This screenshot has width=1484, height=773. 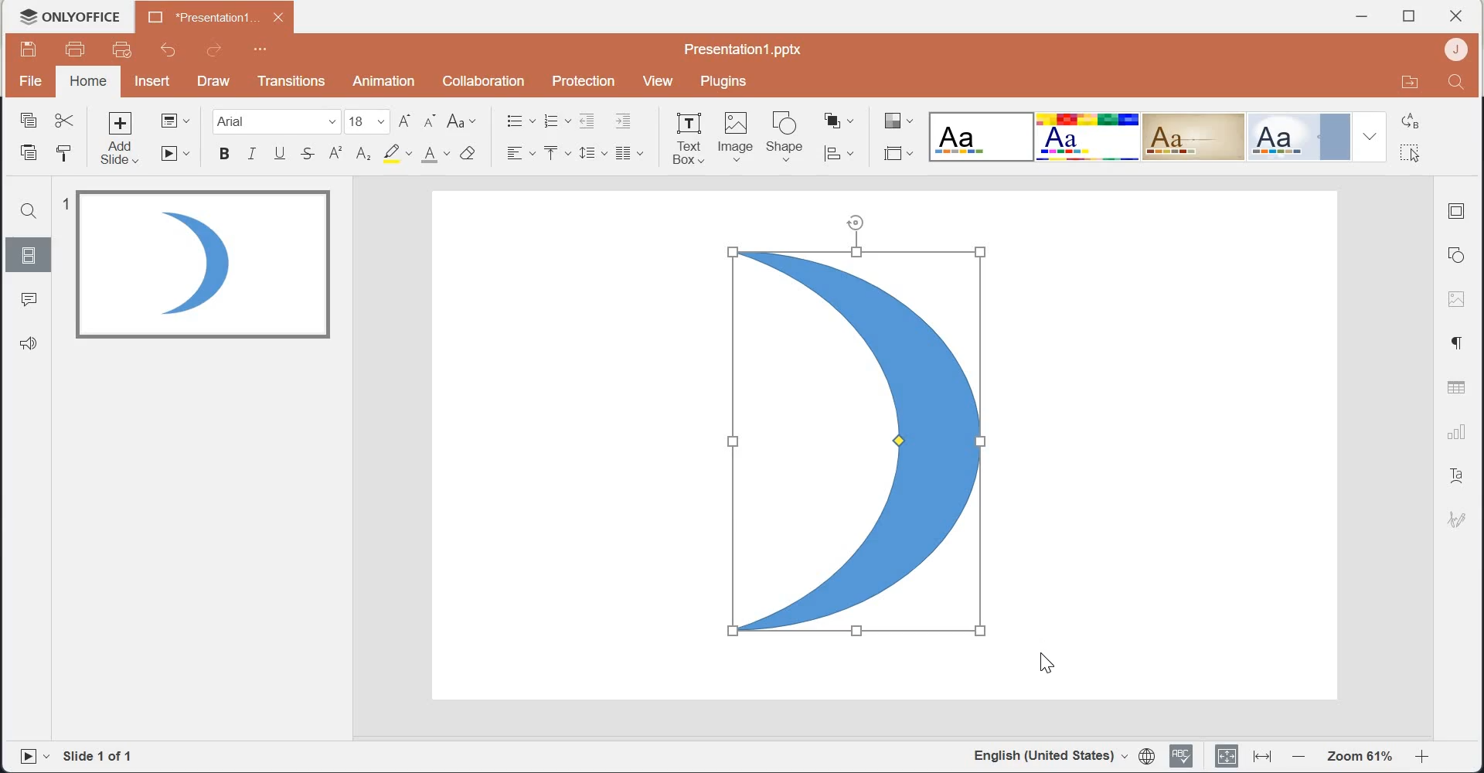 What do you see at coordinates (520, 152) in the screenshot?
I see `Horizontal Align` at bounding box center [520, 152].